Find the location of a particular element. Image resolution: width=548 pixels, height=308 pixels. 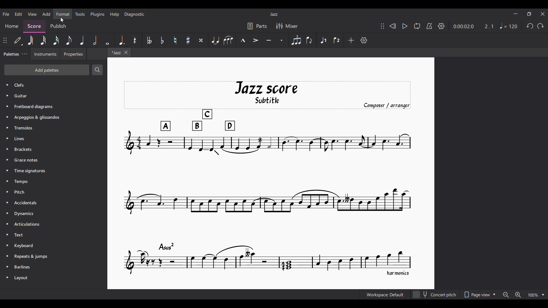

Instruments is located at coordinates (45, 54).